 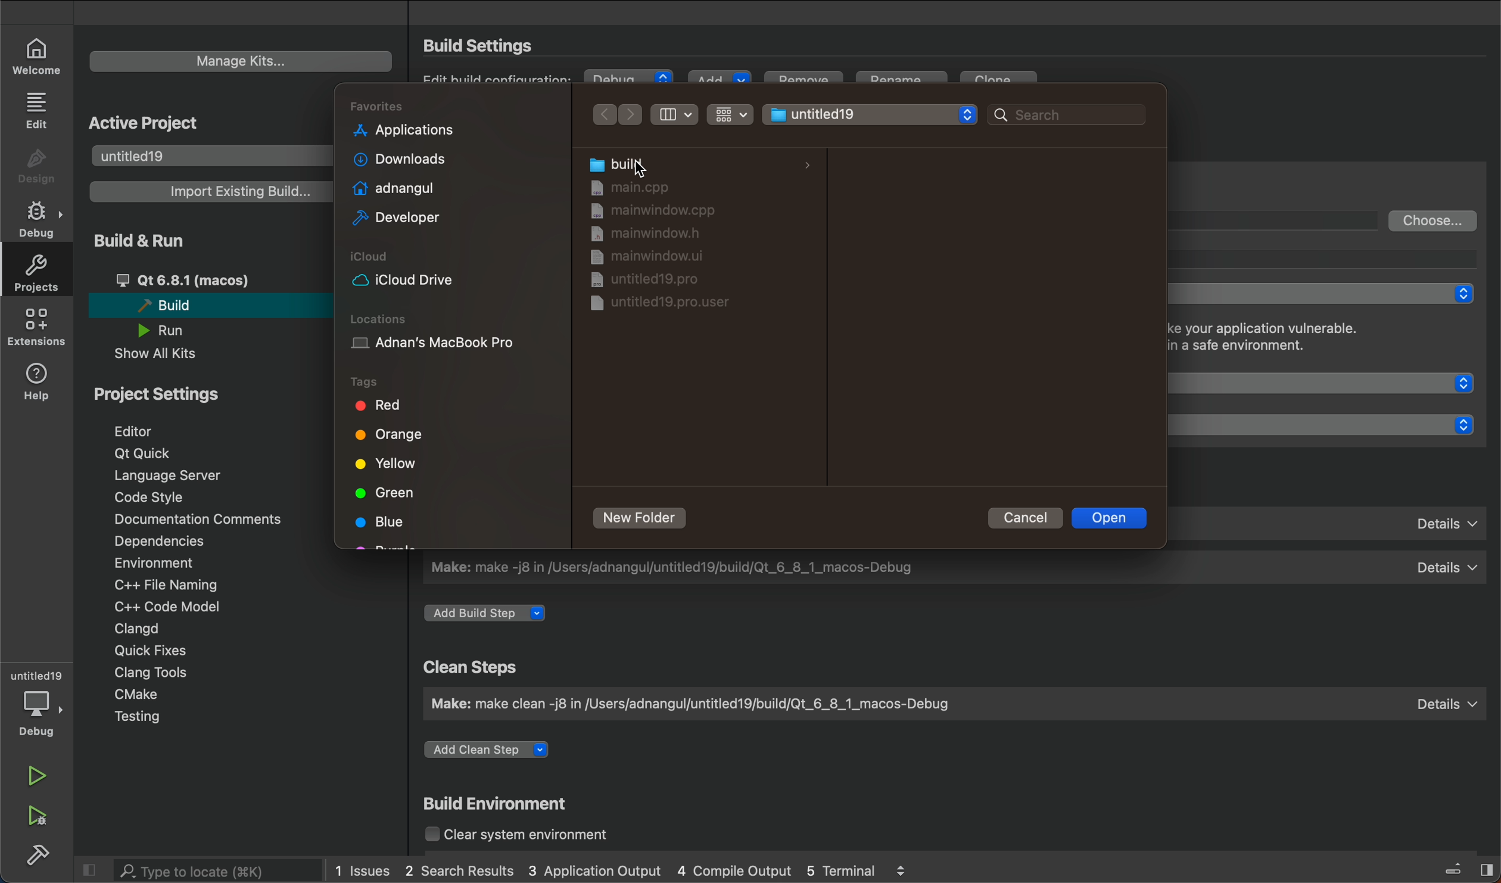 I want to click on build directory , so click(x=1280, y=219).